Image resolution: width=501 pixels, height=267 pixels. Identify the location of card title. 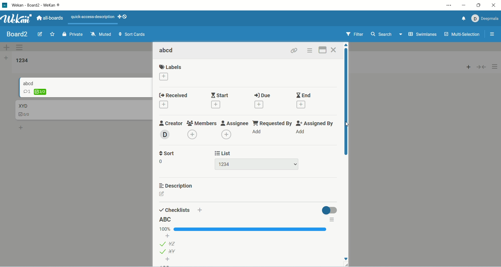
(29, 83).